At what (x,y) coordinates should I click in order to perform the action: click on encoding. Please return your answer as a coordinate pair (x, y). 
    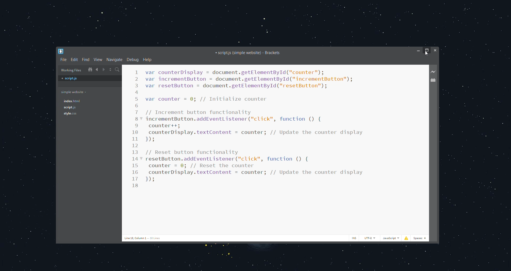
    Looking at the image, I should click on (370, 238).